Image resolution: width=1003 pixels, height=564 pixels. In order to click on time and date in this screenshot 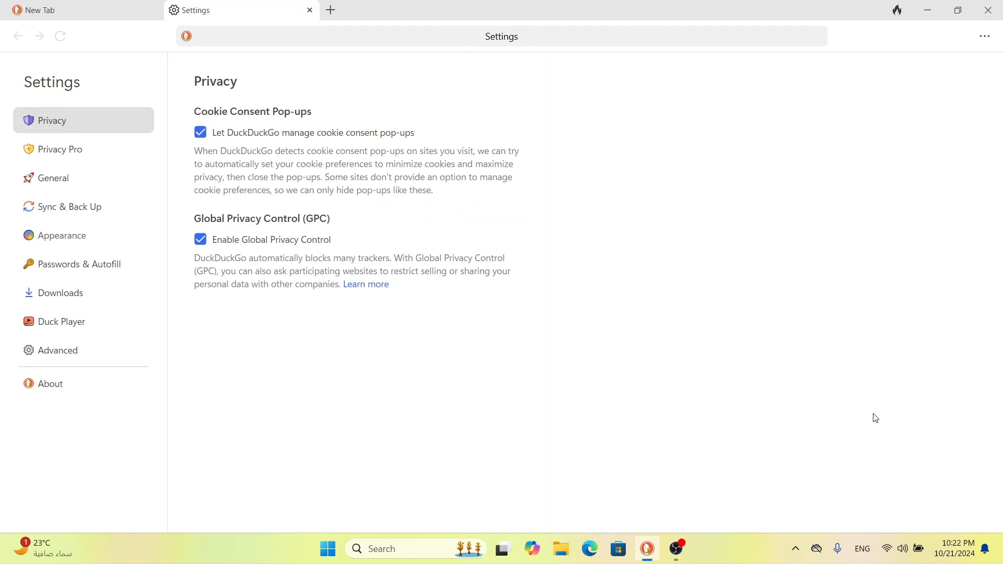, I will do `click(953, 550)`.